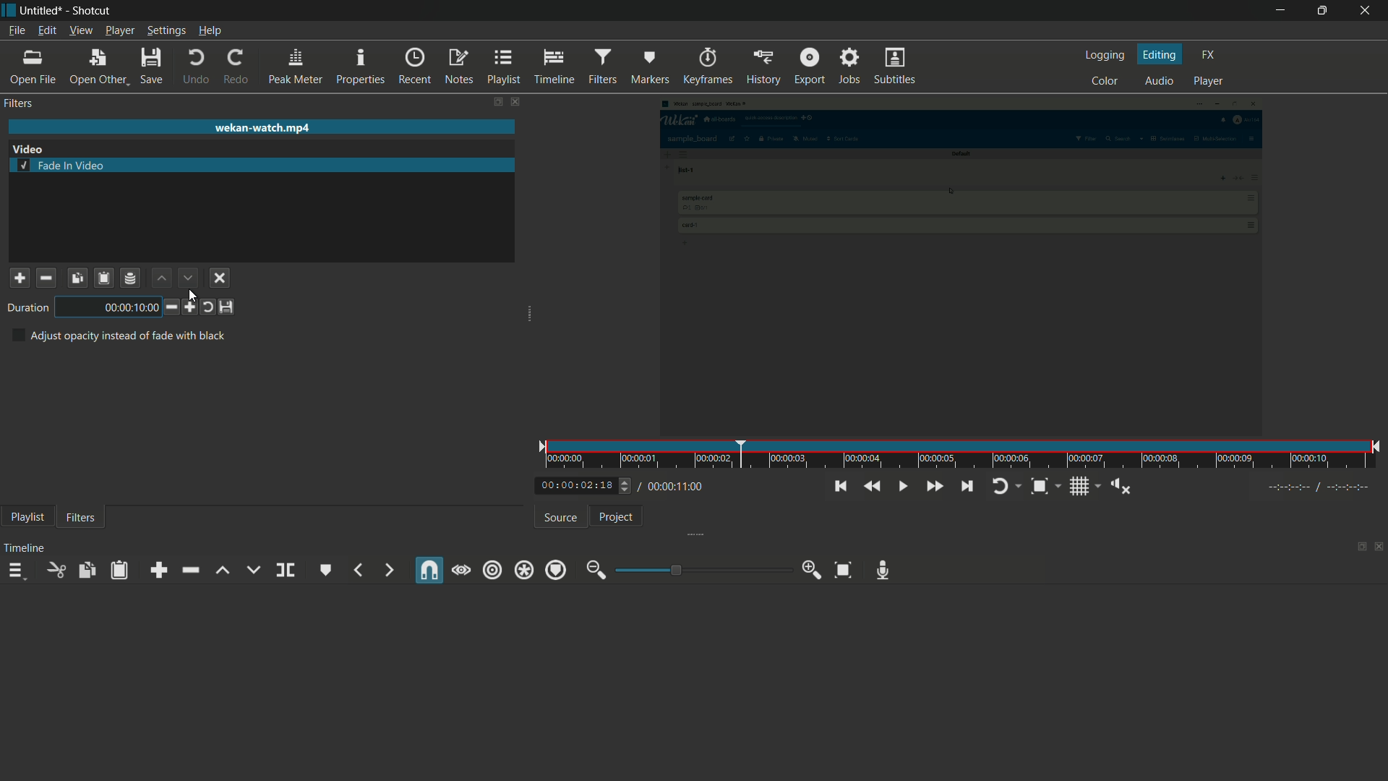  I want to click on paste, so click(118, 571).